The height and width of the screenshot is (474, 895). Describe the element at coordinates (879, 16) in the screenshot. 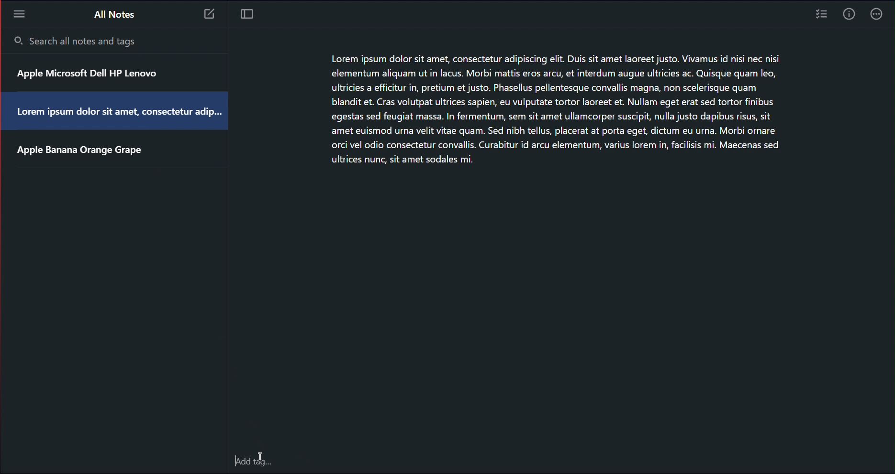

I see `More` at that location.